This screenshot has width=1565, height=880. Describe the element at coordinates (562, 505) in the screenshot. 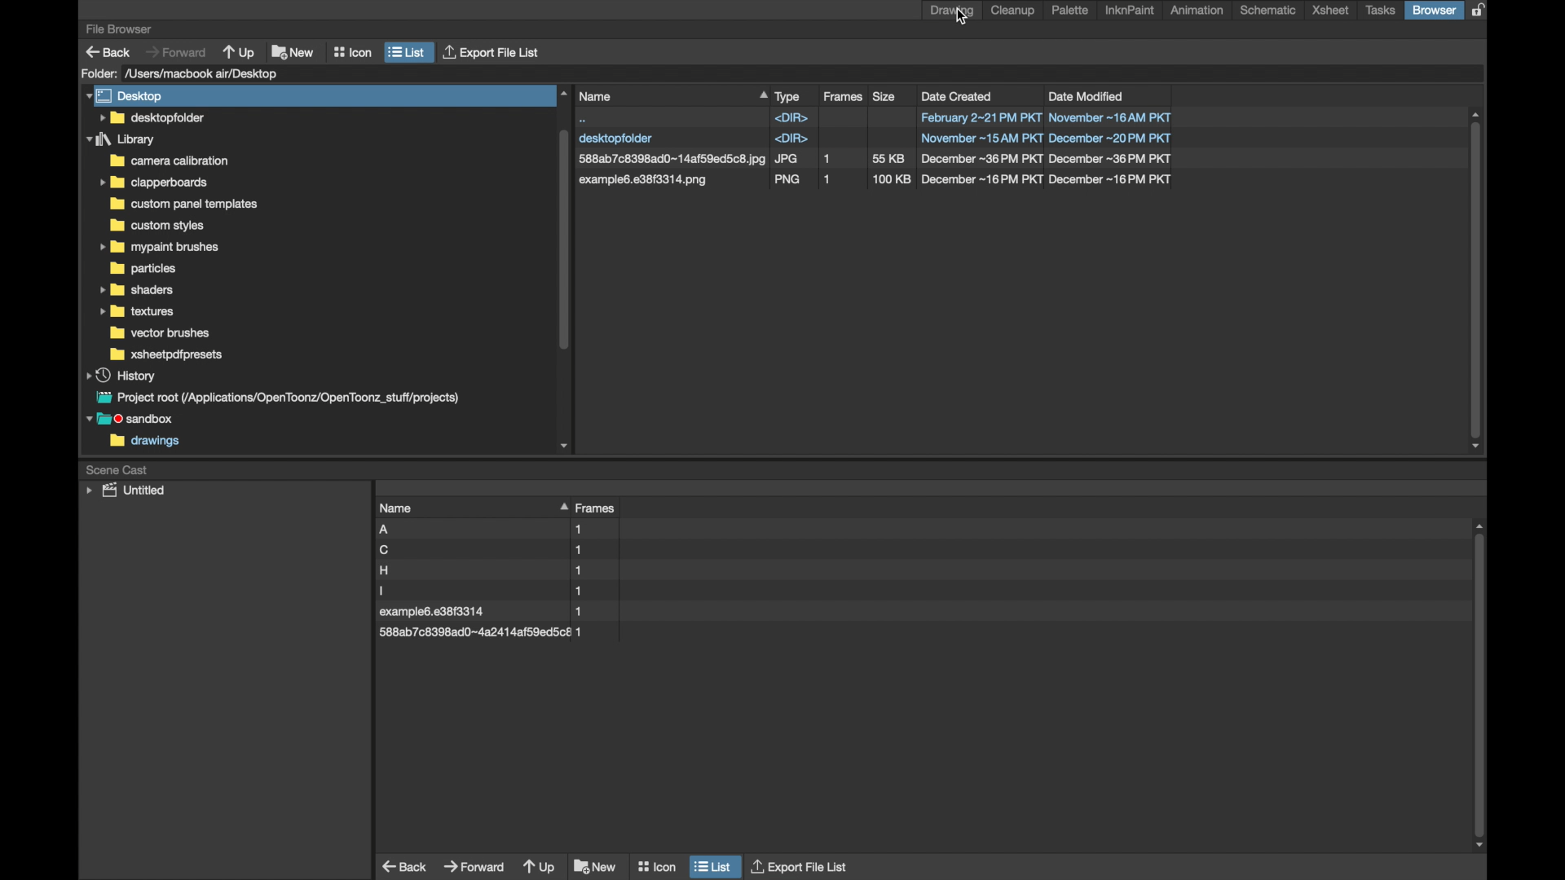

I see `drag handle` at that location.